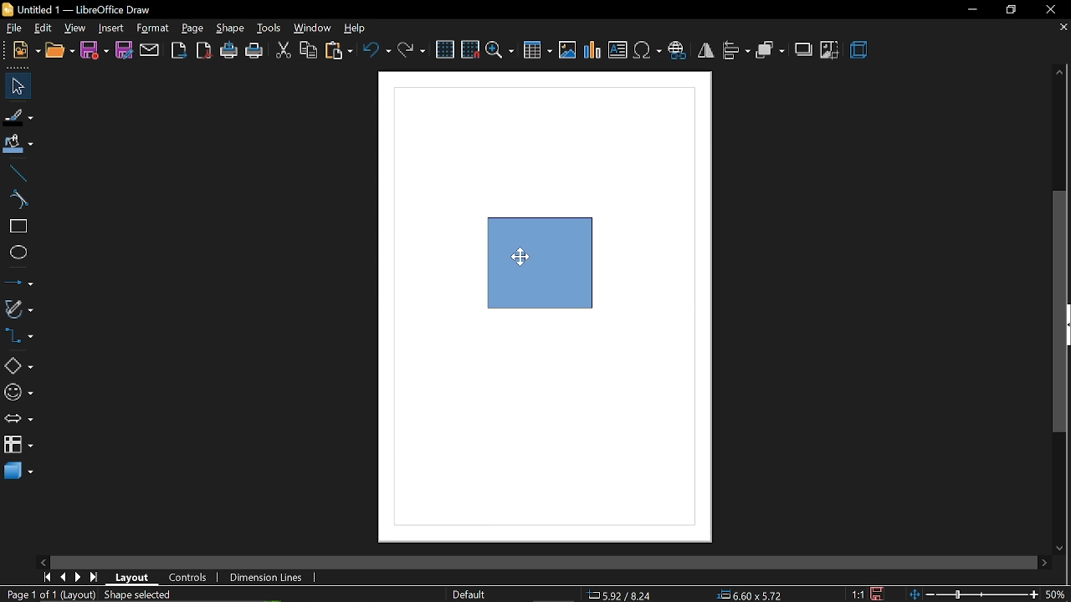 The image size is (1071, 602). Describe the element at coordinates (47, 577) in the screenshot. I see `go to first page` at that location.